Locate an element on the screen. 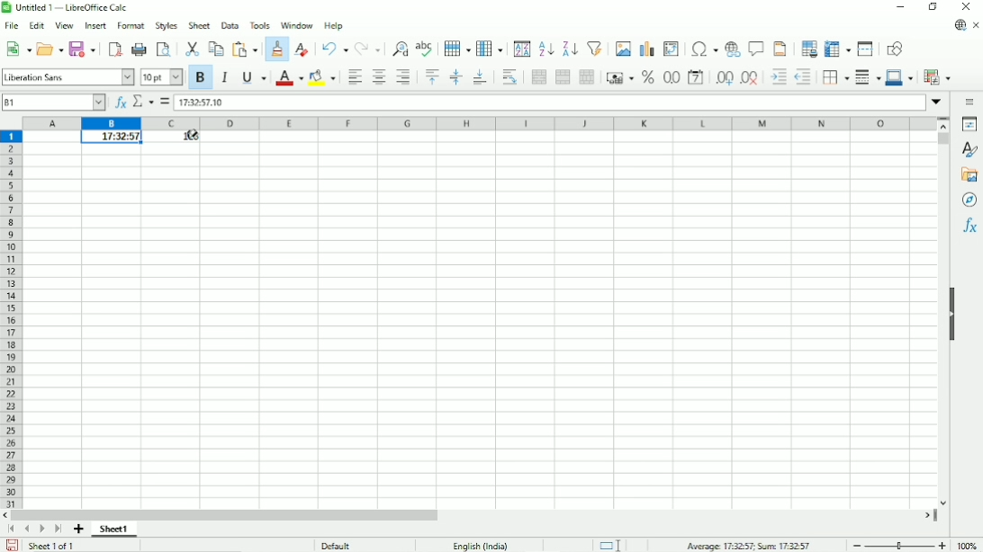 The width and height of the screenshot is (983, 552). Headers and footers is located at coordinates (780, 49).